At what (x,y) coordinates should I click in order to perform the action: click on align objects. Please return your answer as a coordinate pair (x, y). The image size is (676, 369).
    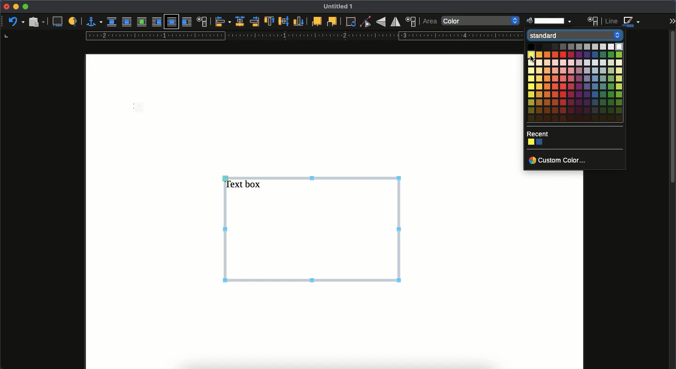
    Looking at the image, I should click on (223, 22).